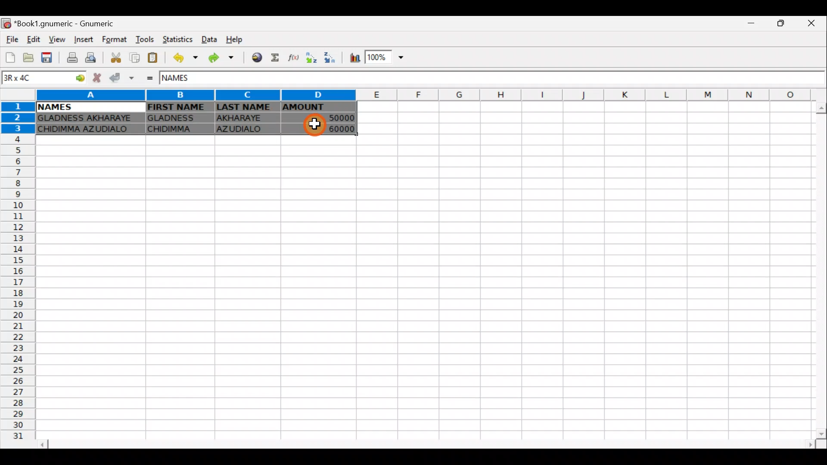 The image size is (827, 465). What do you see at coordinates (11, 57) in the screenshot?
I see `Create a new workbook` at bounding box center [11, 57].